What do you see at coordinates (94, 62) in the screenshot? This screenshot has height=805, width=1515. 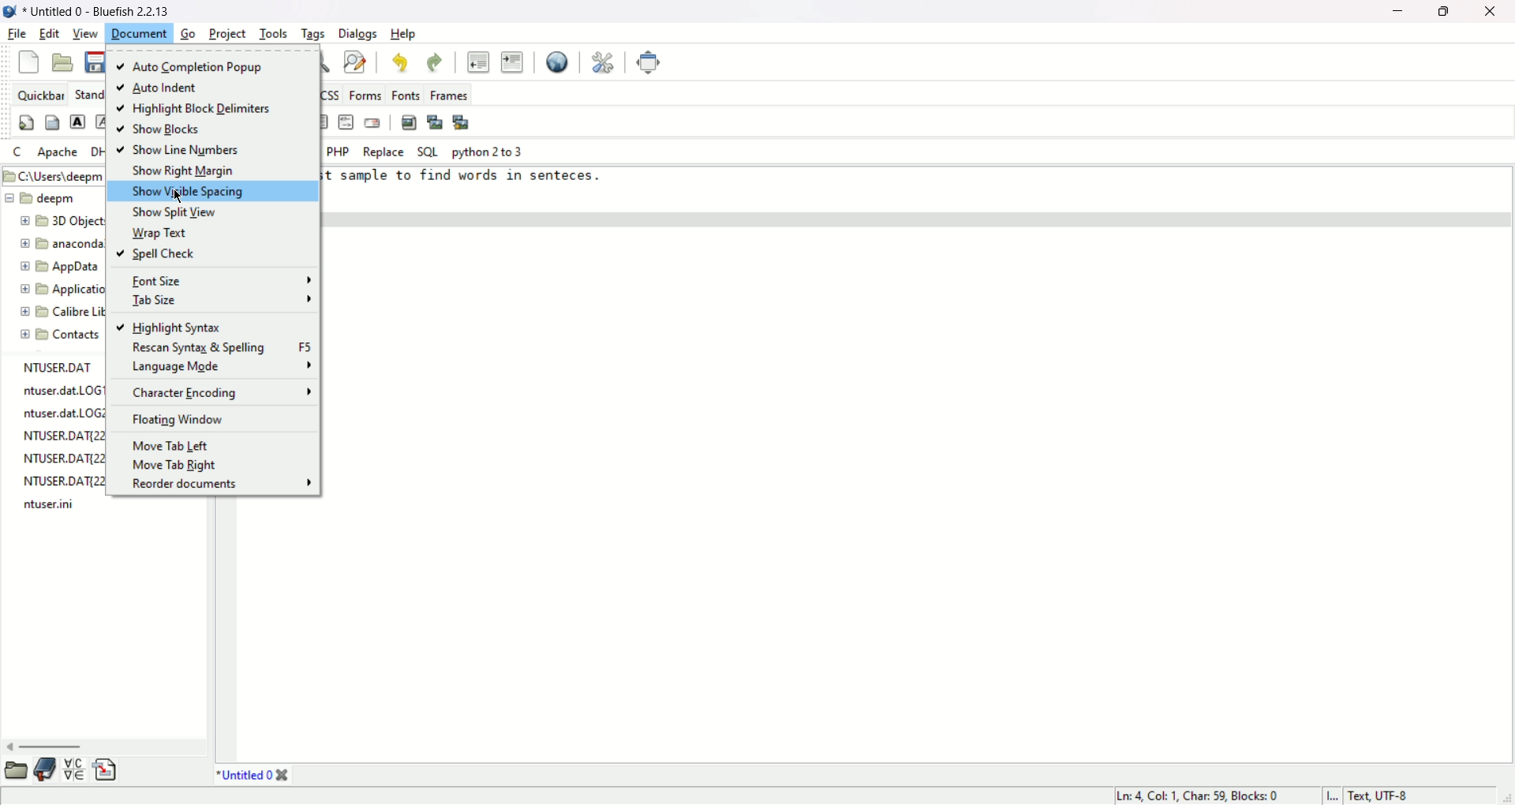 I see `save` at bounding box center [94, 62].